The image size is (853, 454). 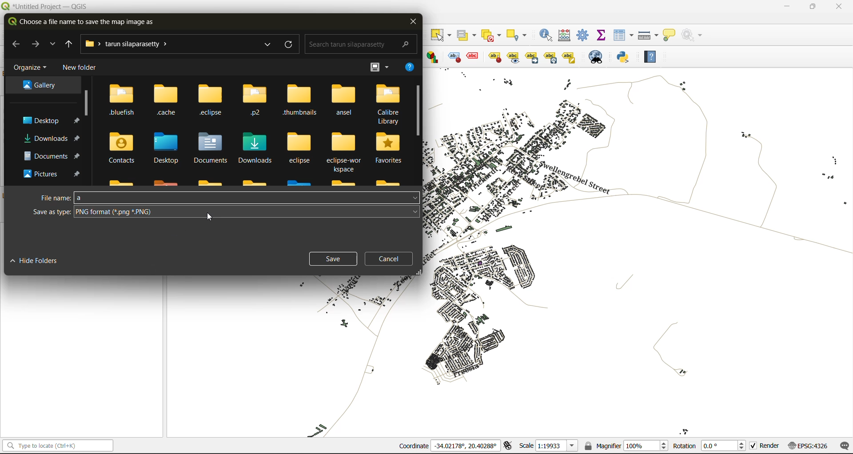 I want to click on search, so click(x=358, y=43).